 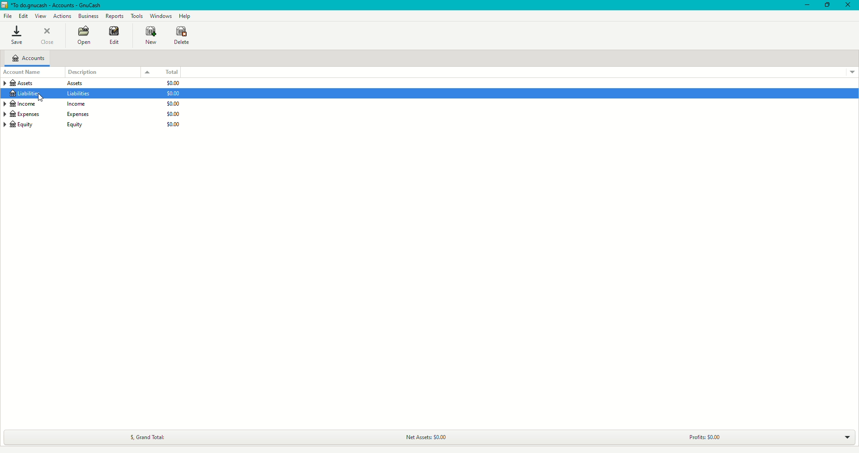 I want to click on Actions, so click(x=63, y=16).